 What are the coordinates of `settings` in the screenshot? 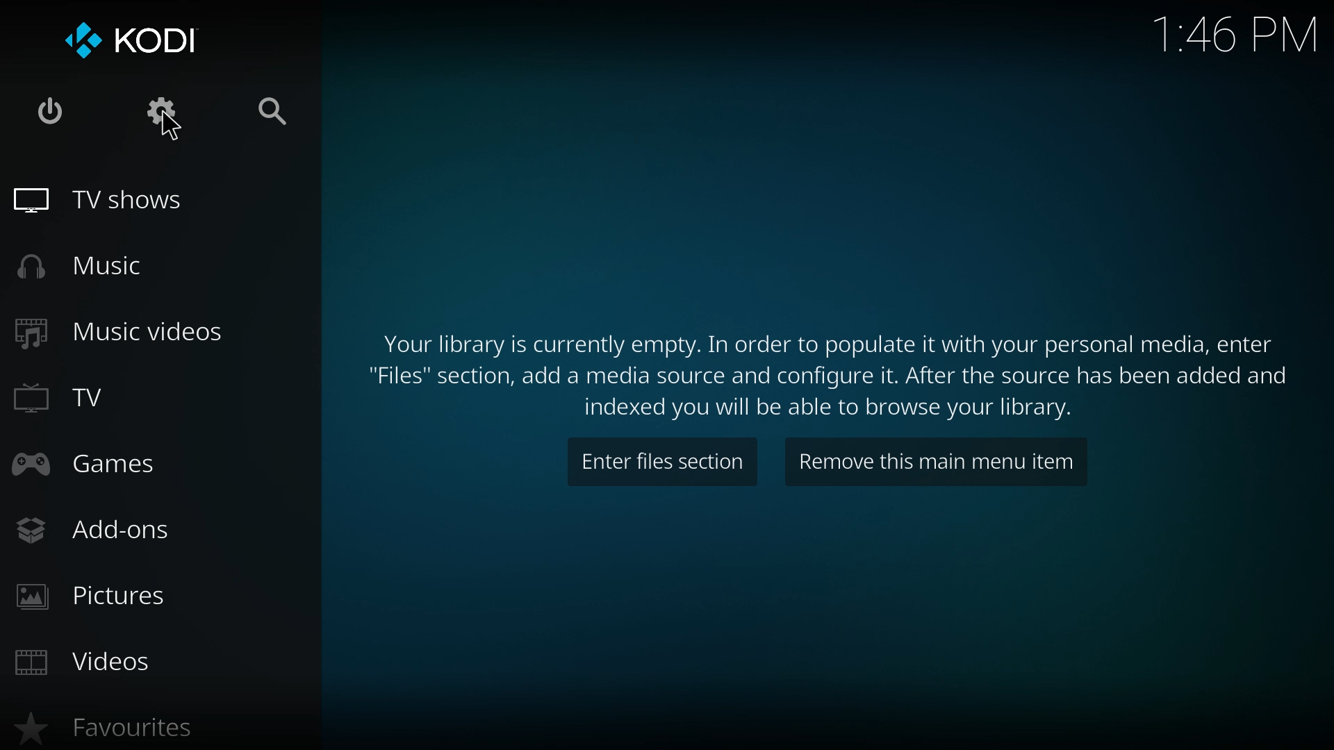 It's located at (159, 113).